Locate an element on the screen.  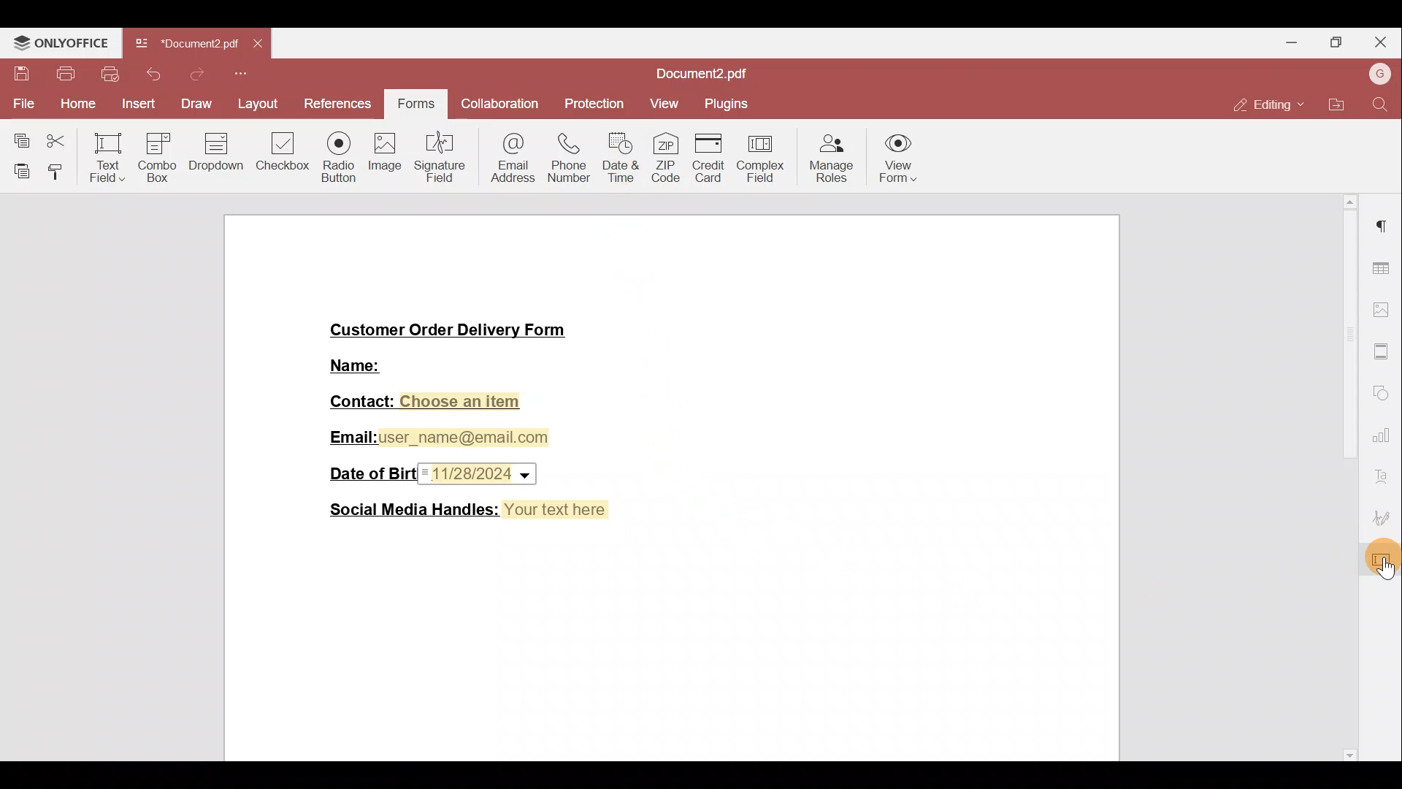
Maximise is located at coordinates (1337, 41).